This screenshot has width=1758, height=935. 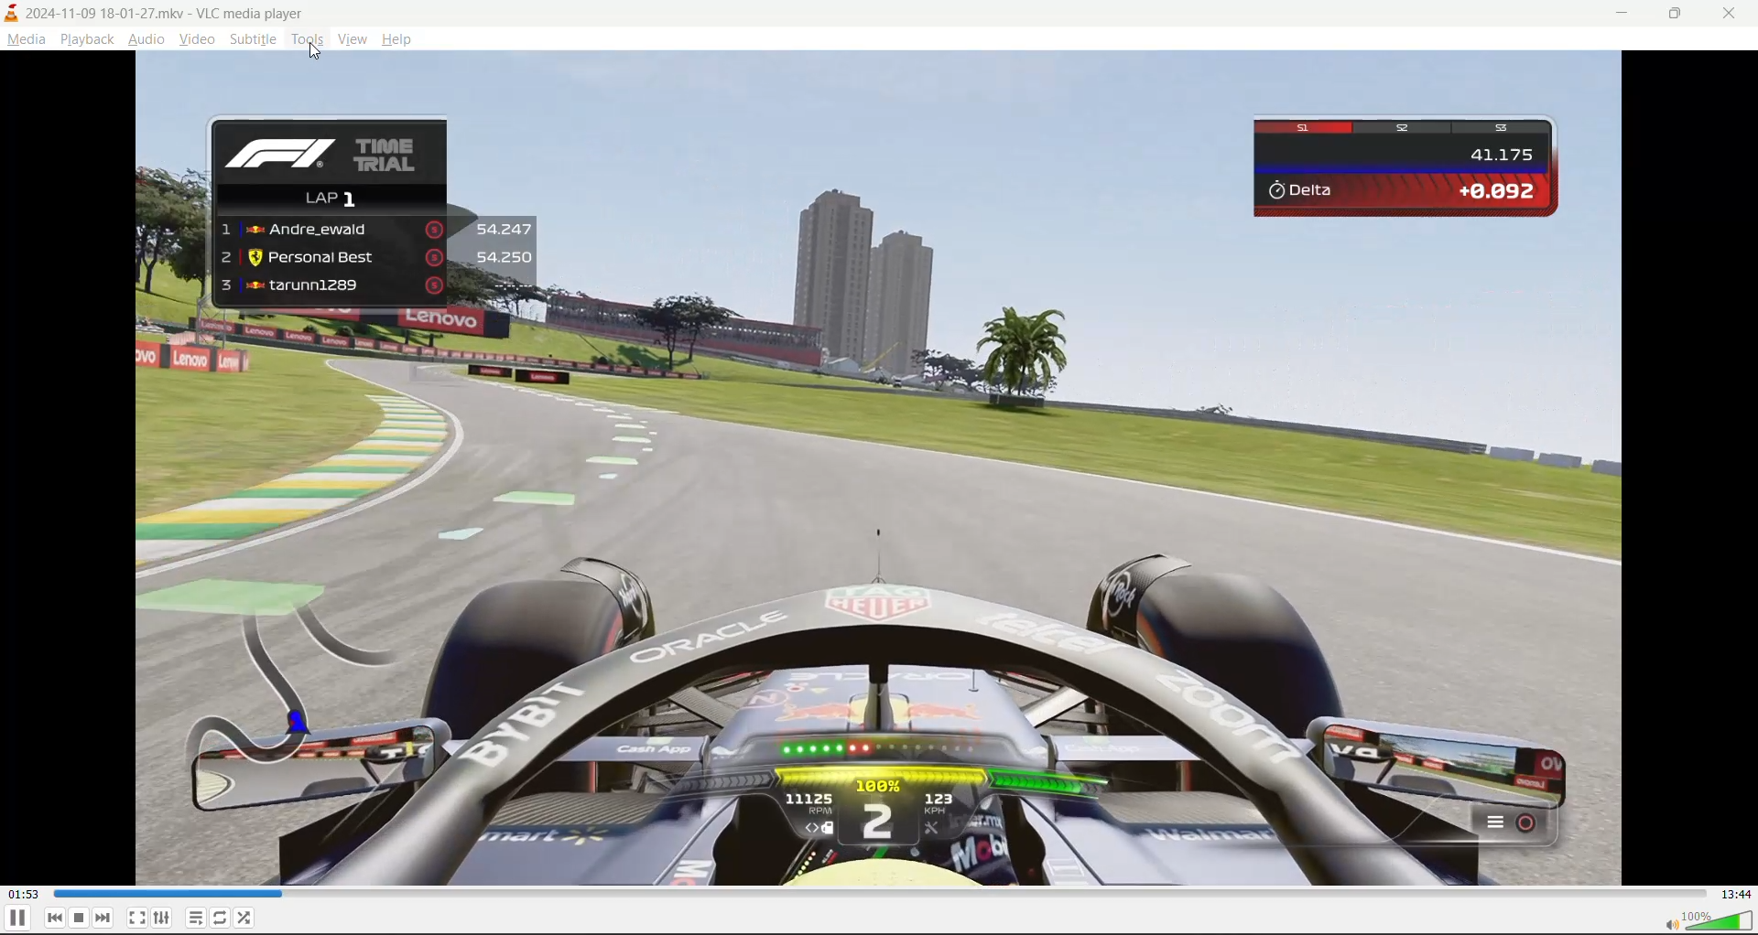 What do you see at coordinates (355, 41) in the screenshot?
I see `view` at bounding box center [355, 41].